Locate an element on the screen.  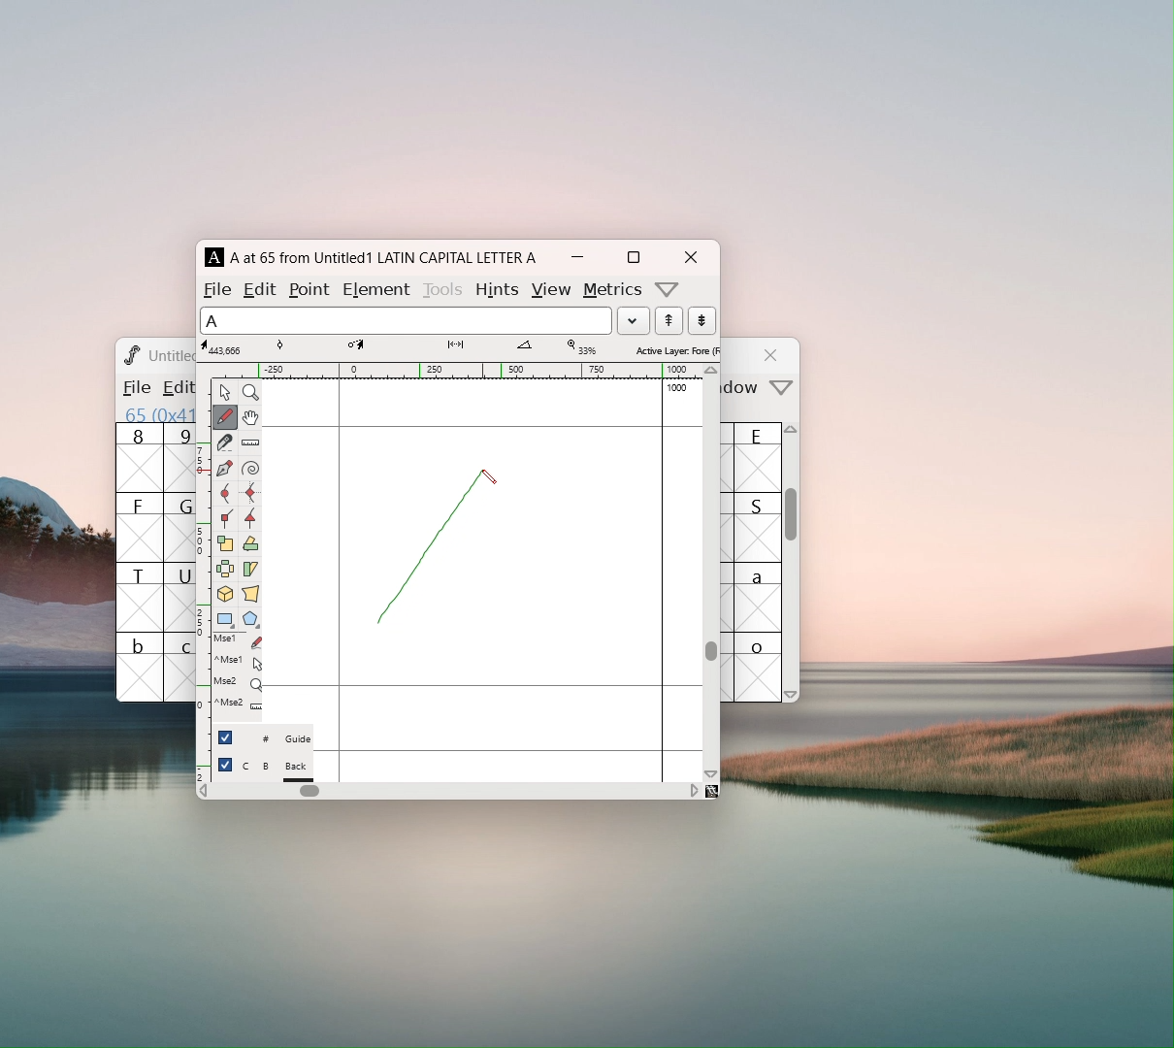
point is located at coordinates (311, 289).